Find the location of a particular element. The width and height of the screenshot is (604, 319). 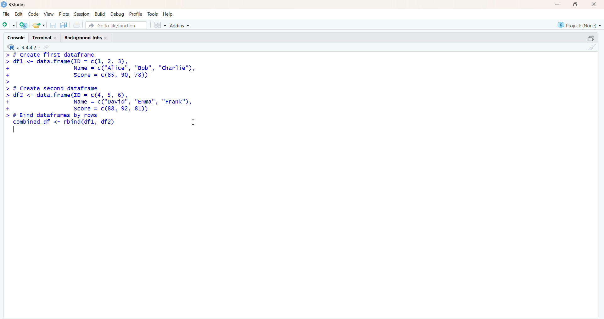

Edit is located at coordinates (20, 14).